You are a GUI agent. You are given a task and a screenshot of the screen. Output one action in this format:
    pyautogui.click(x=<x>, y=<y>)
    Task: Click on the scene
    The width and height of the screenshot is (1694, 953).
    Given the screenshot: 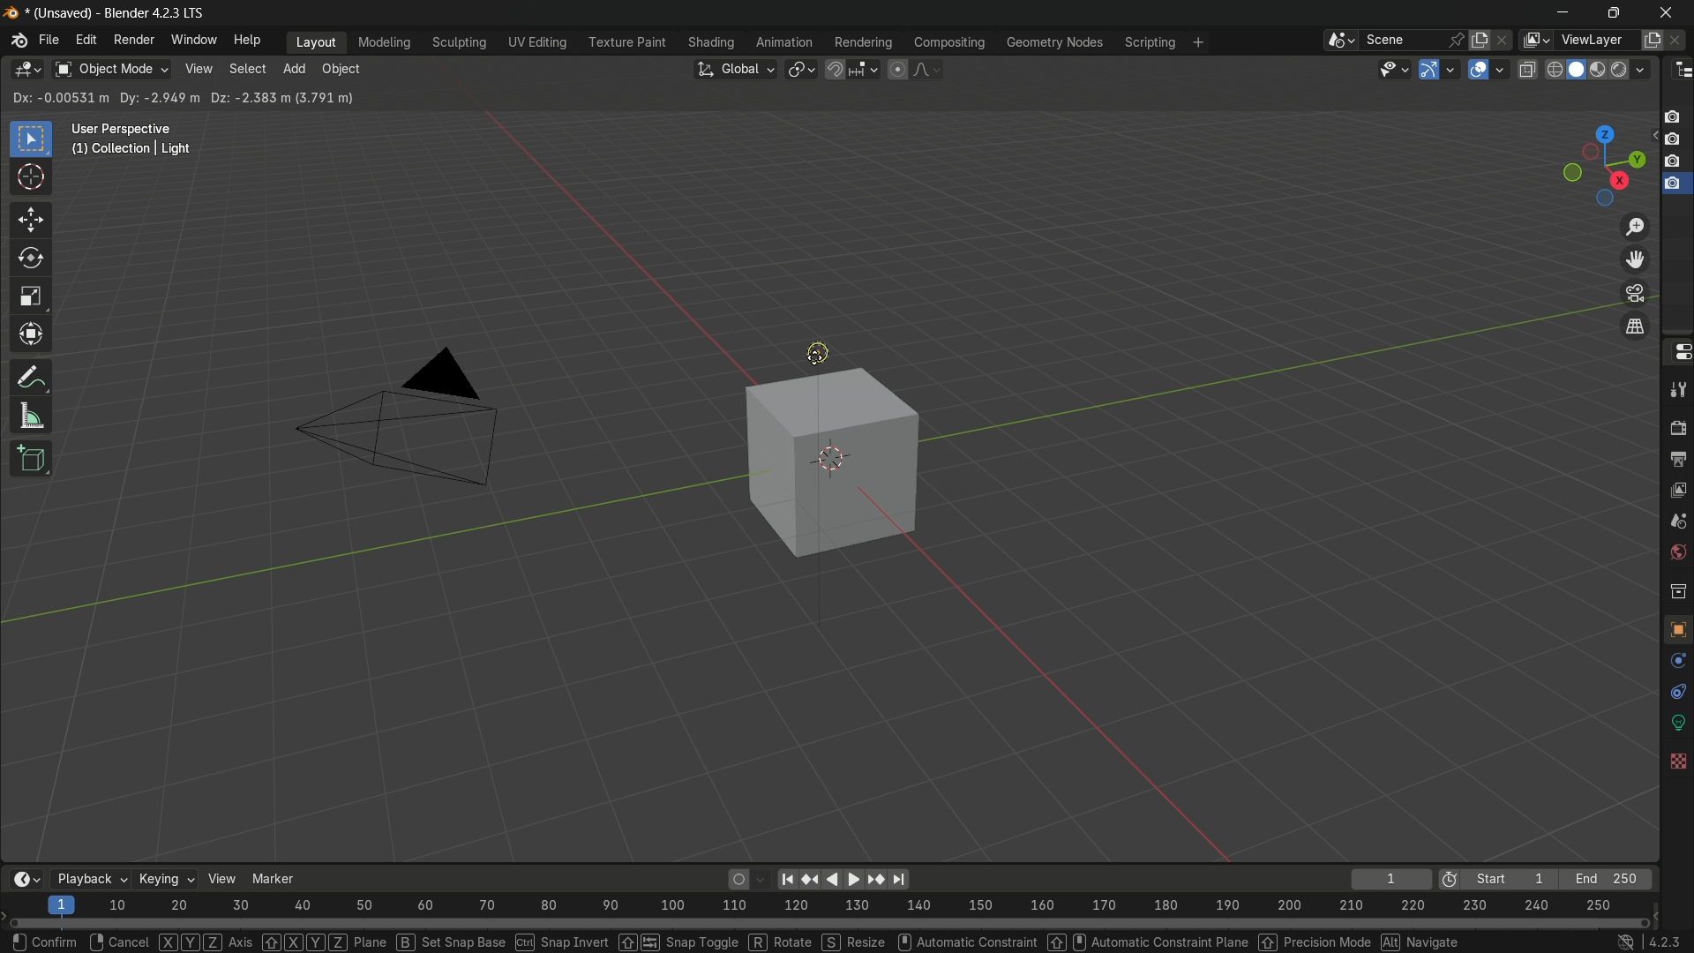 What is the action you would take?
    pyautogui.click(x=1677, y=521)
    